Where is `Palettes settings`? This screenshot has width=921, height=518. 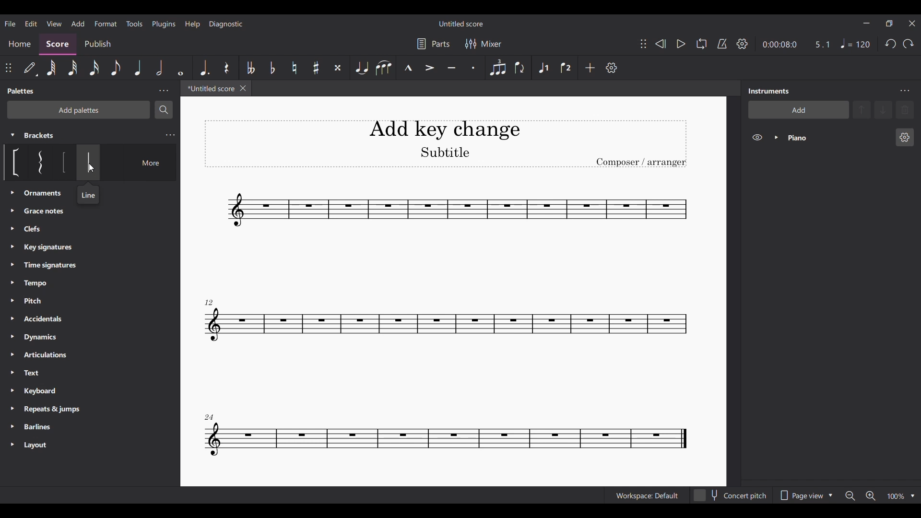 Palettes settings is located at coordinates (164, 90).